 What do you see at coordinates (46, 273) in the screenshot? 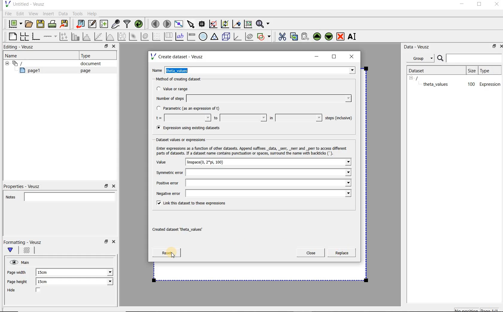
I see `15cm` at bounding box center [46, 273].